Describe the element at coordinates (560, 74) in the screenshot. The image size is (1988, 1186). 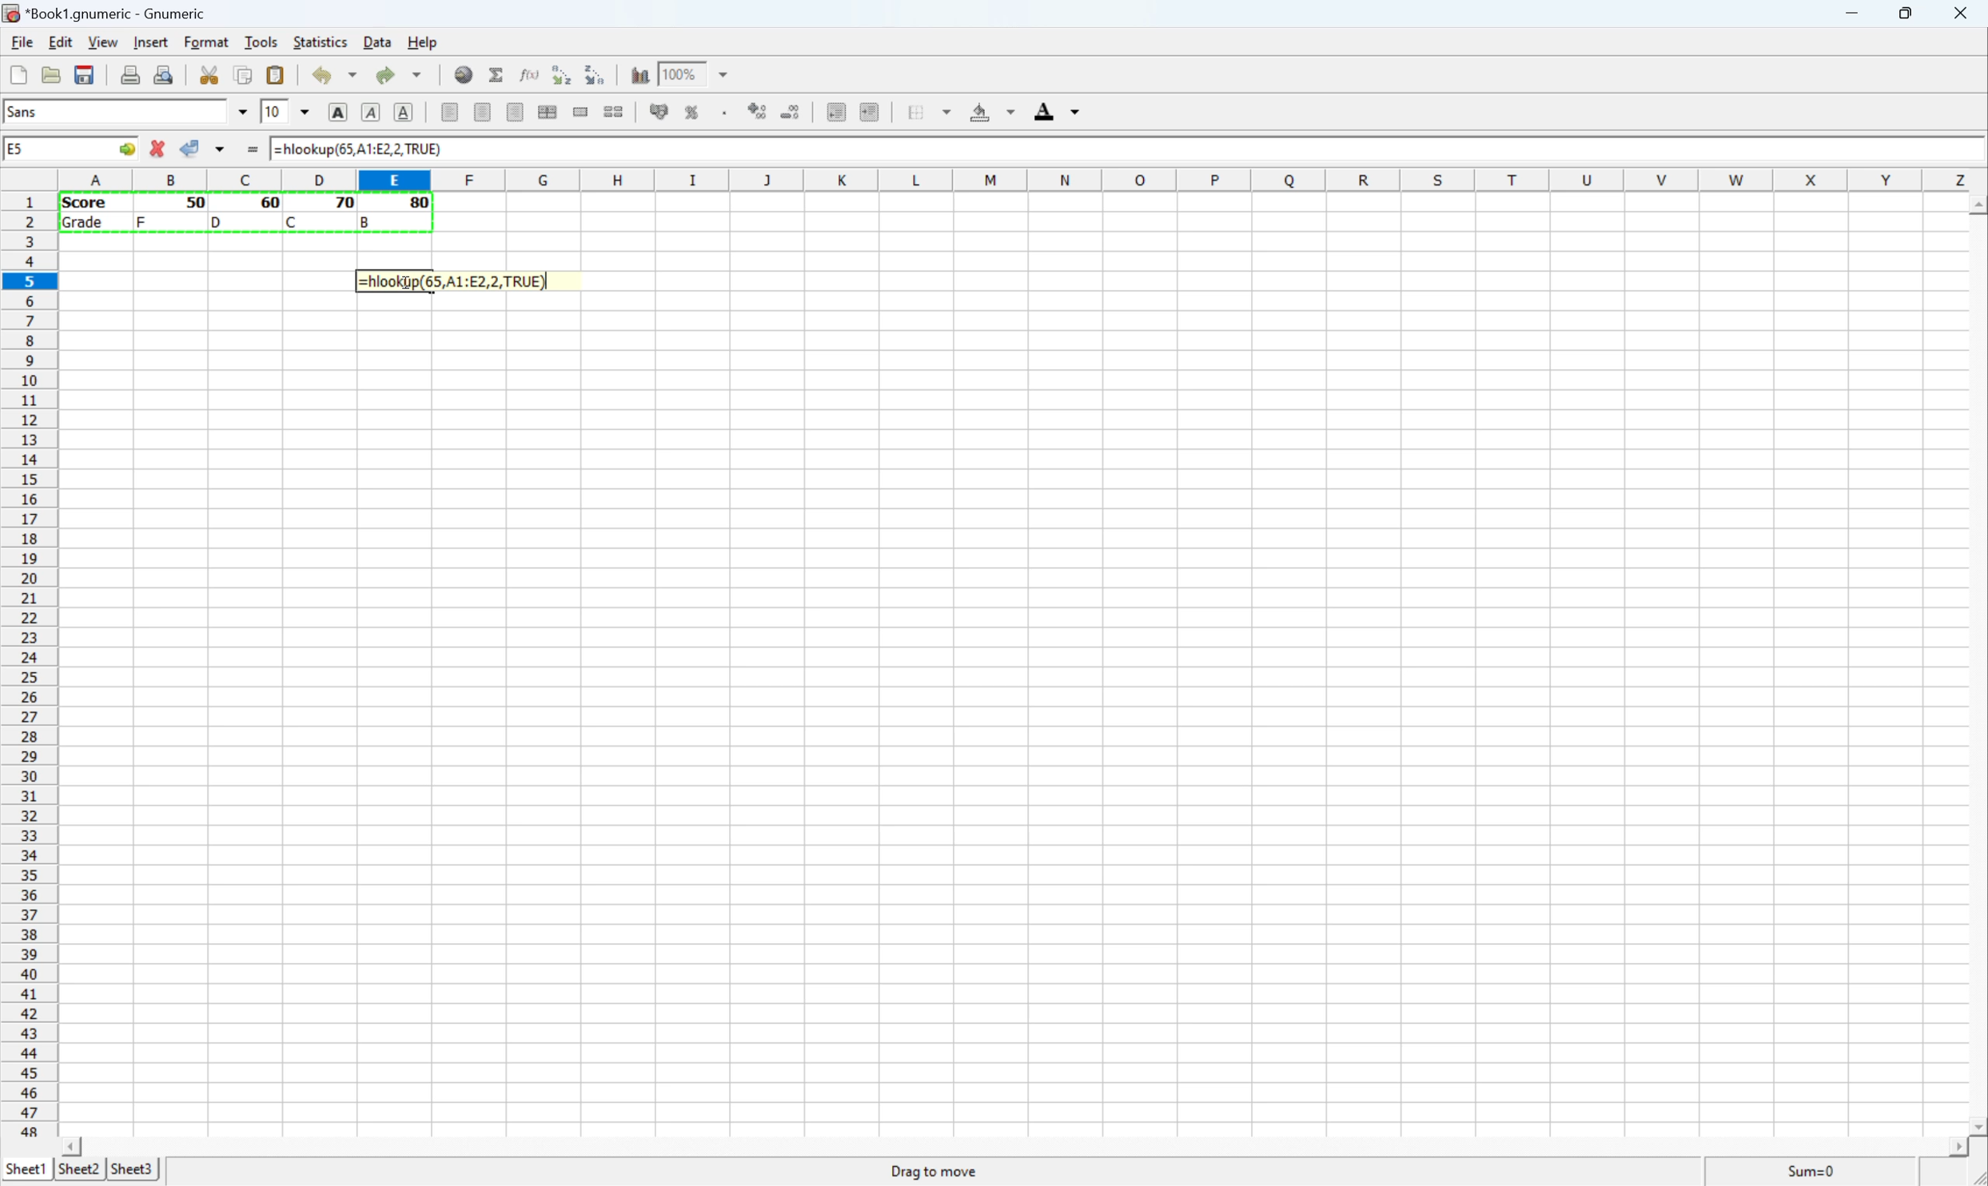
I see `sort the selected region in ascending order based on the first column selected ` at that location.